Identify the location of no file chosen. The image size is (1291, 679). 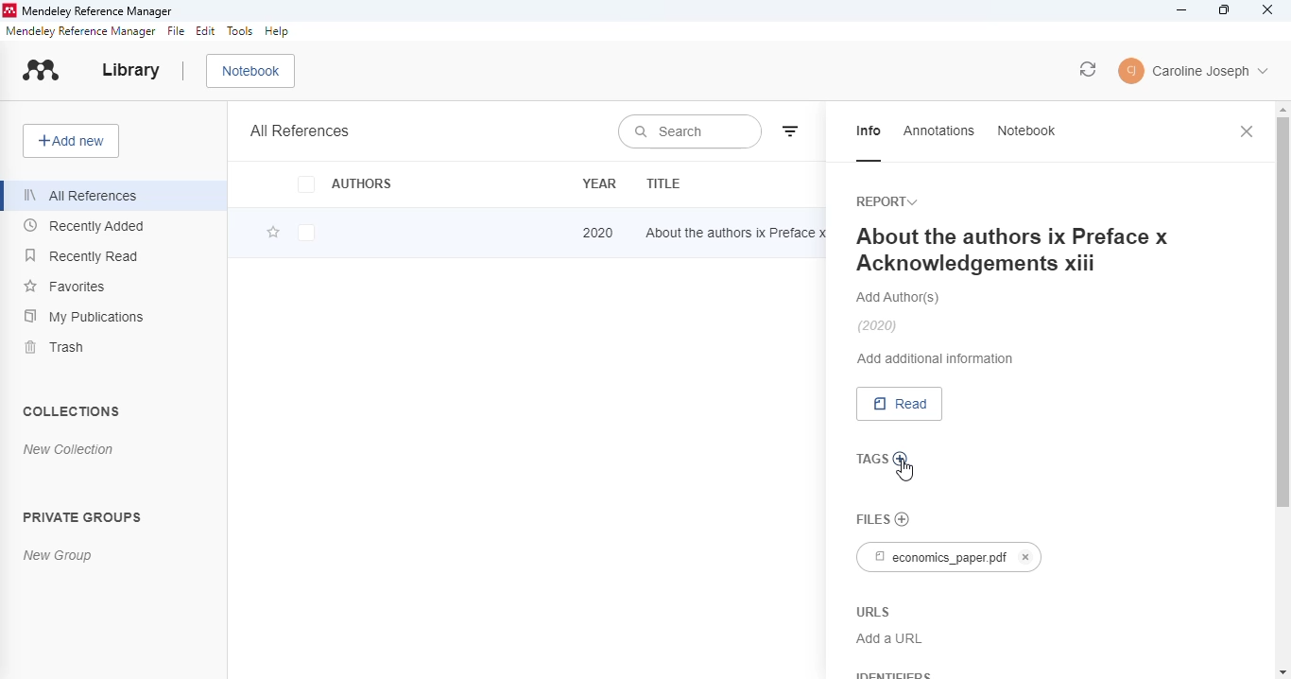
(902, 520).